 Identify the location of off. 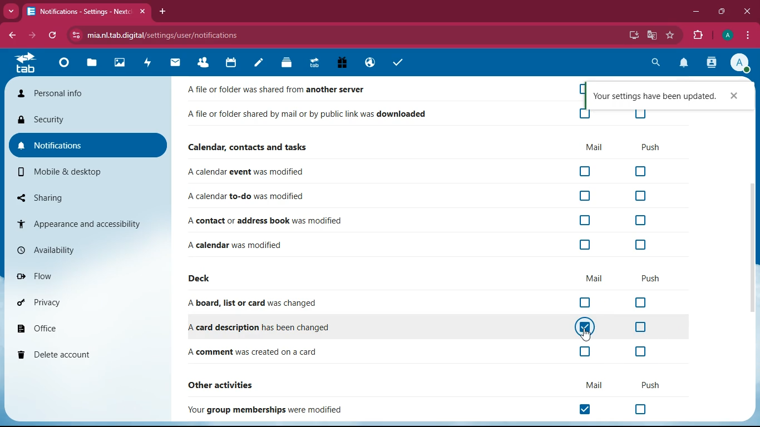
(585, 172).